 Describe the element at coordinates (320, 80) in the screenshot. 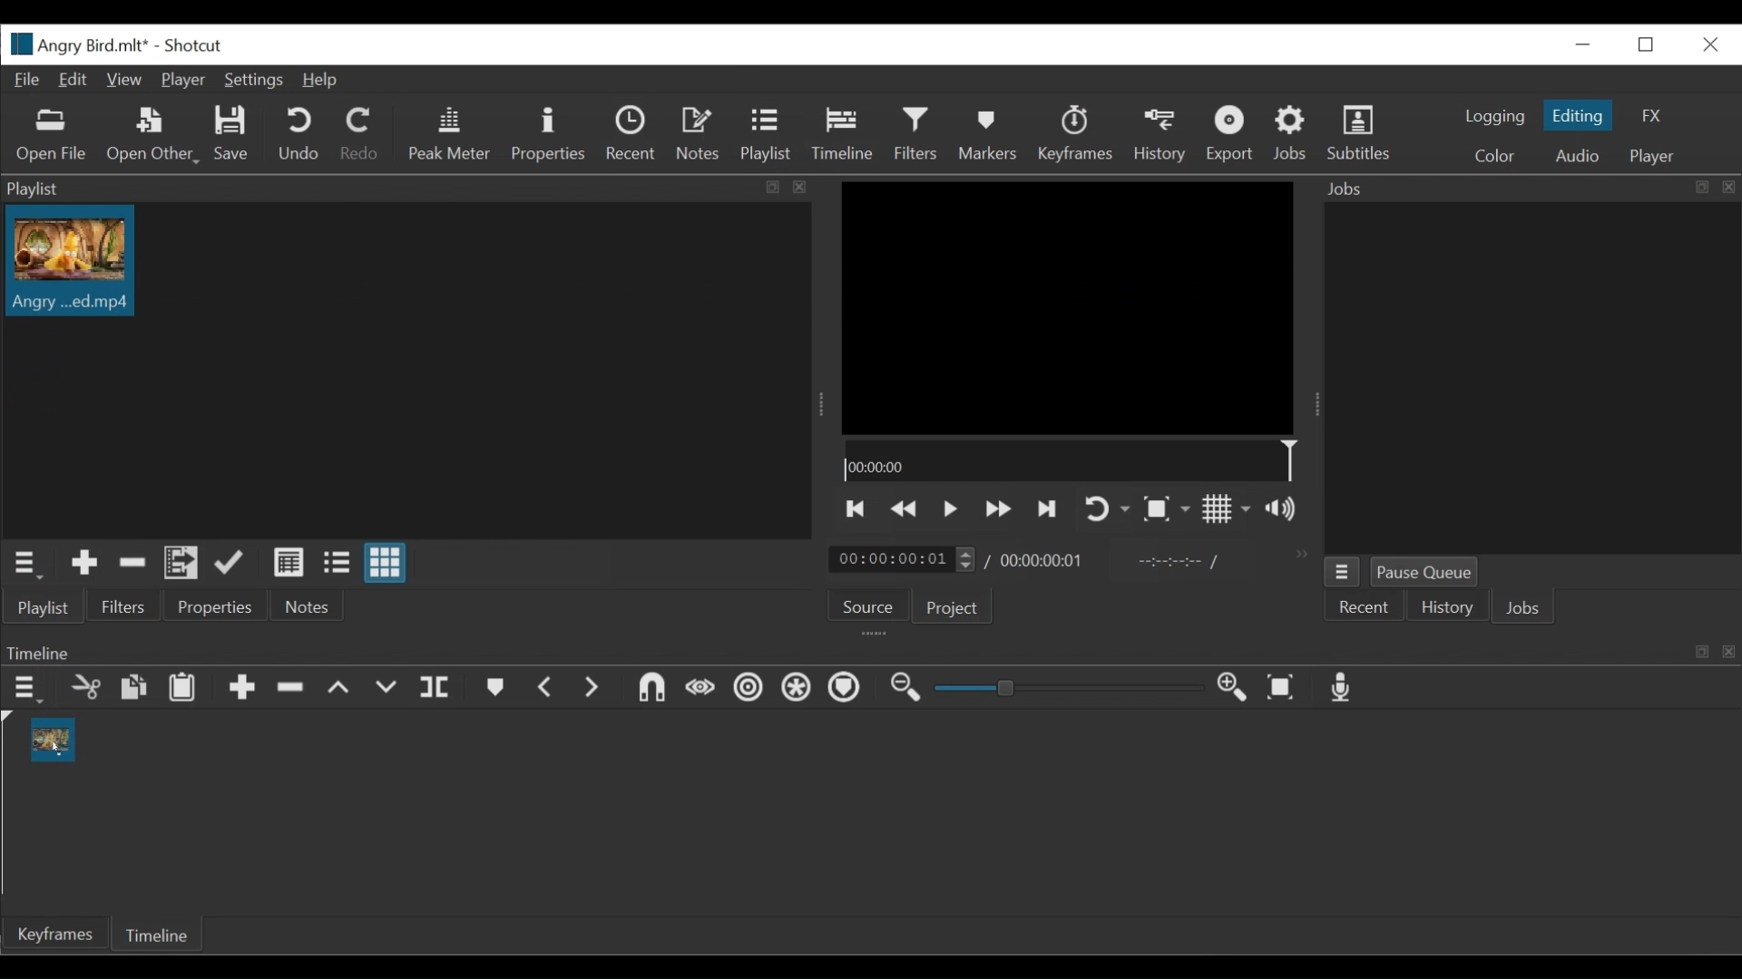

I see `Help` at that location.